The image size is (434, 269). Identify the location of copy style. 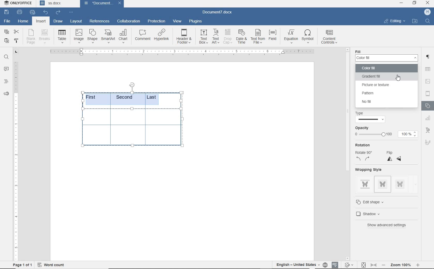
(16, 41).